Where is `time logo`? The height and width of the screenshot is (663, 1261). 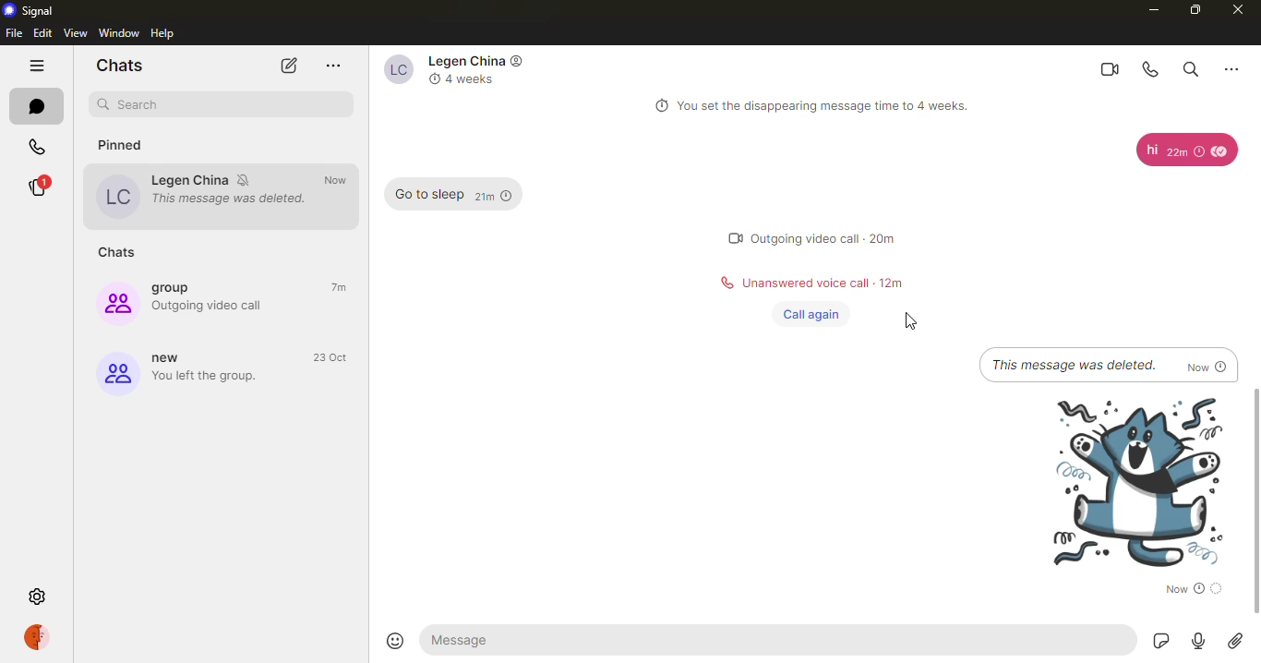 time logo is located at coordinates (656, 106).